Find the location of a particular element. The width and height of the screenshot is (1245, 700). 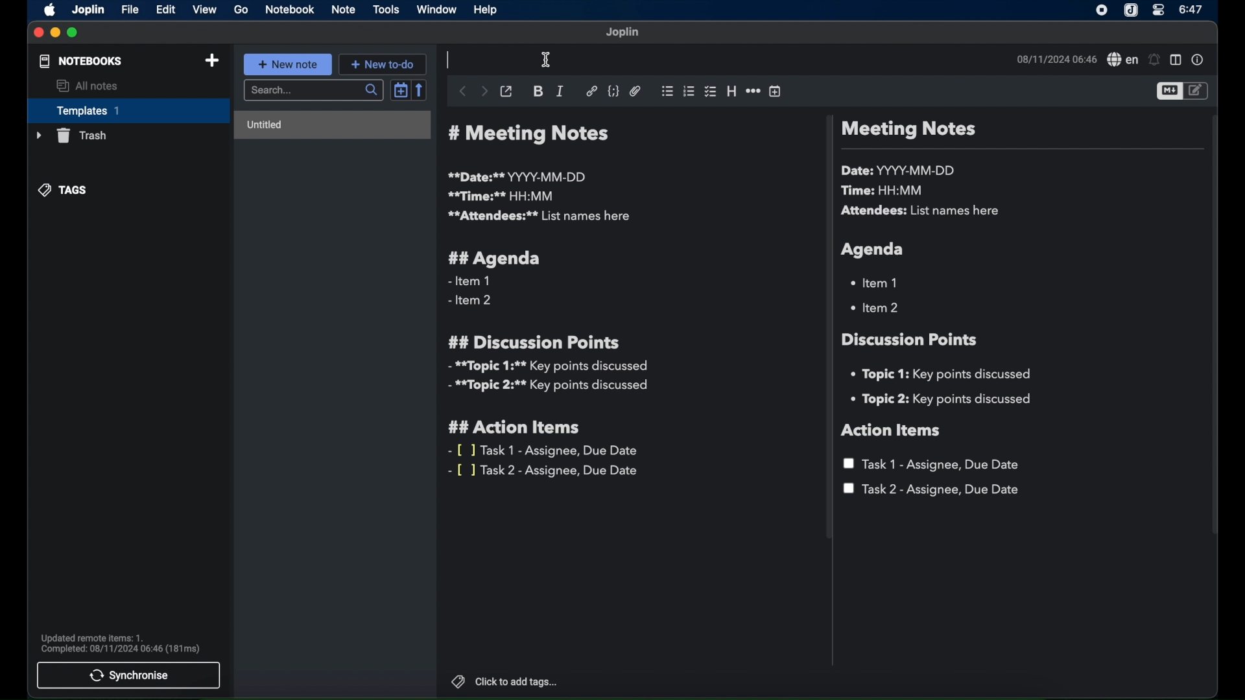

tools is located at coordinates (386, 9).